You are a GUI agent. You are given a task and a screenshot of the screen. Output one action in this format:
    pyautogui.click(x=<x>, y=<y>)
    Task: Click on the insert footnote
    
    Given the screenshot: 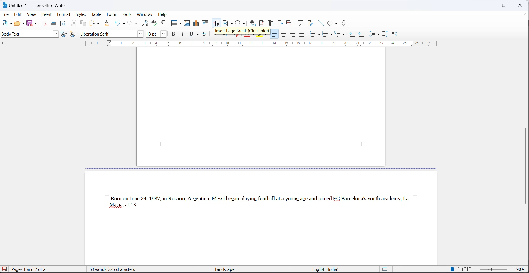 What is the action you would take?
    pyautogui.click(x=262, y=23)
    